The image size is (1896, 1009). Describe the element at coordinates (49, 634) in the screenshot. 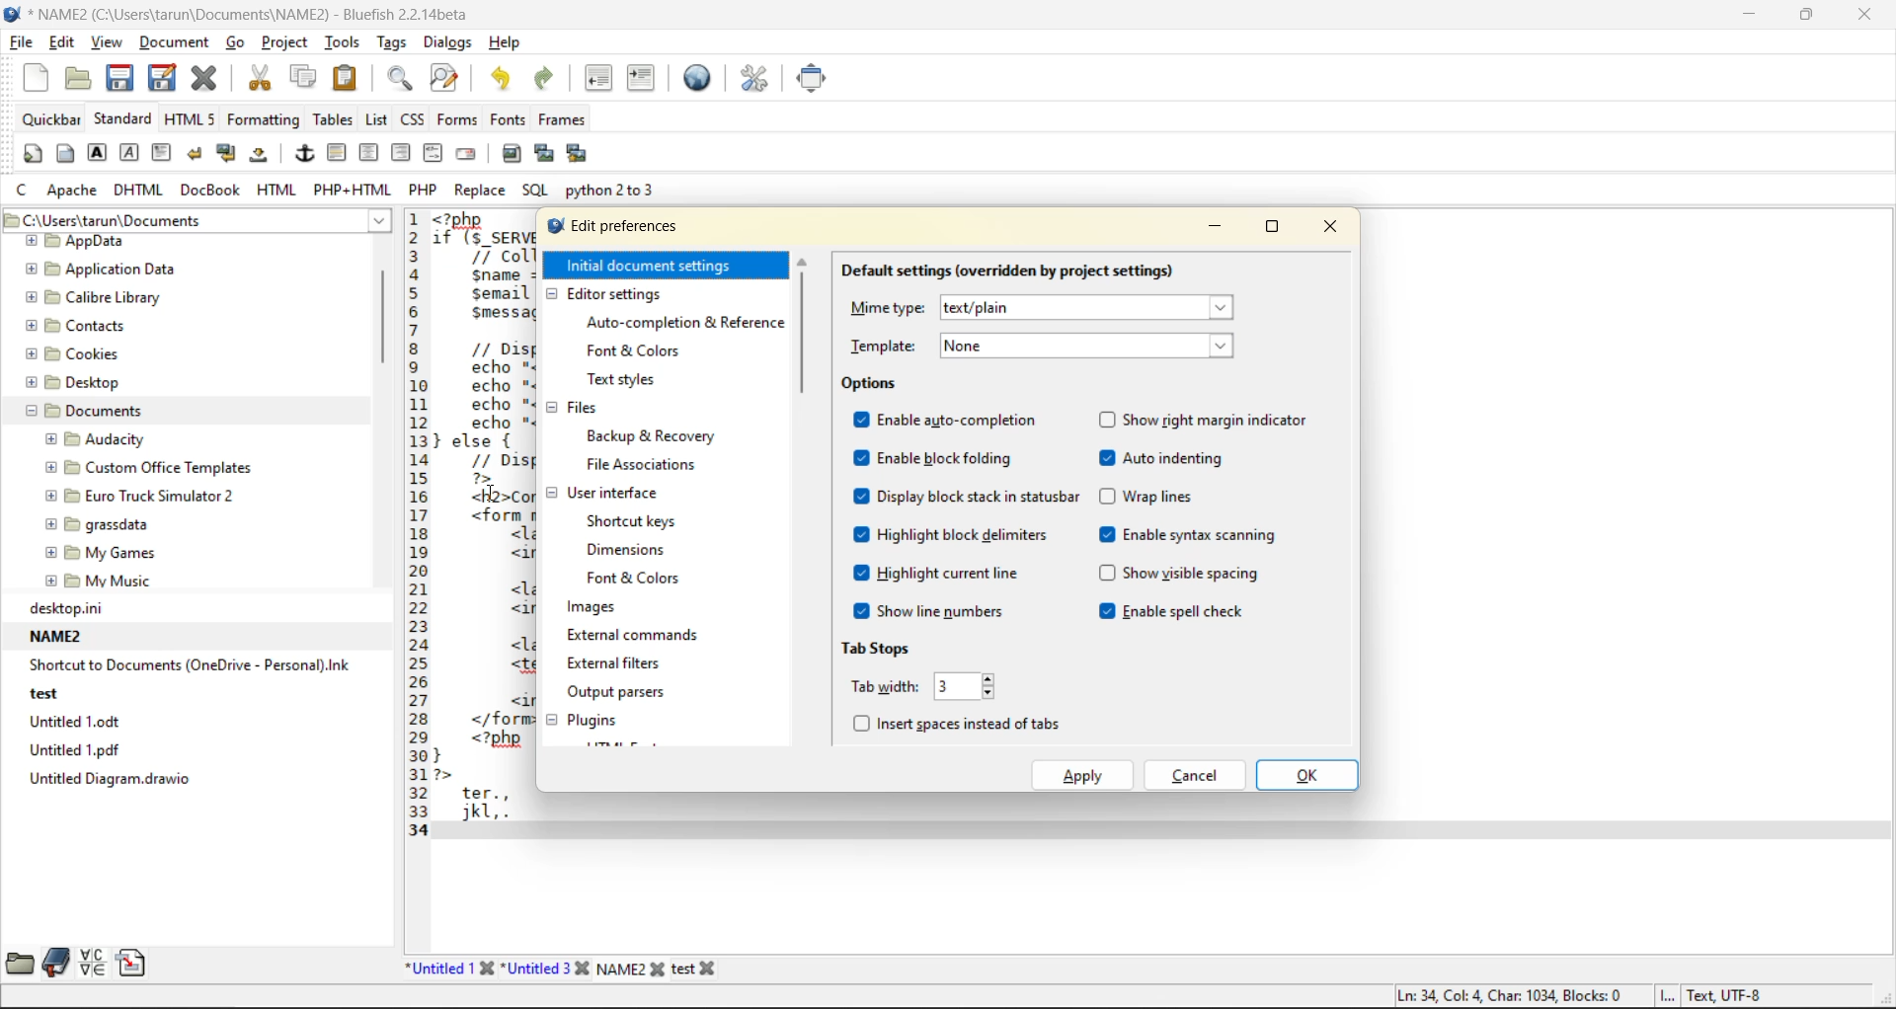

I see `NAME2` at that location.